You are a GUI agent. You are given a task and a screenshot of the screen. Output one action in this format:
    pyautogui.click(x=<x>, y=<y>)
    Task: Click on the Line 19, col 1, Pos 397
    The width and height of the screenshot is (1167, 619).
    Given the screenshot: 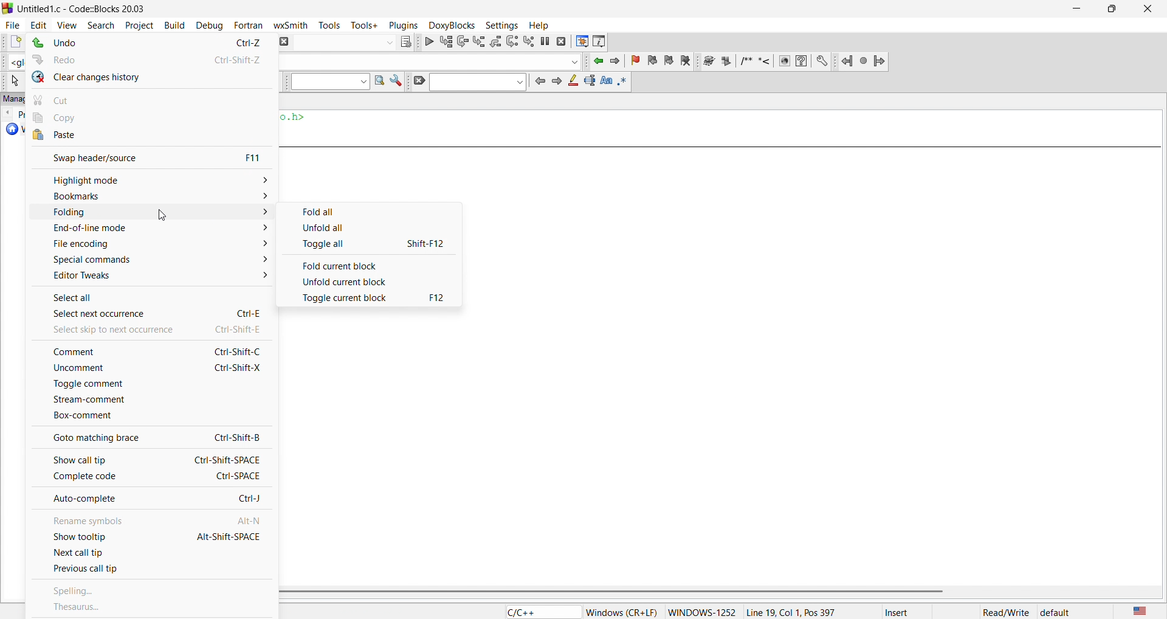 What is the action you would take?
    pyautogui.click(x=790, y=612)
    